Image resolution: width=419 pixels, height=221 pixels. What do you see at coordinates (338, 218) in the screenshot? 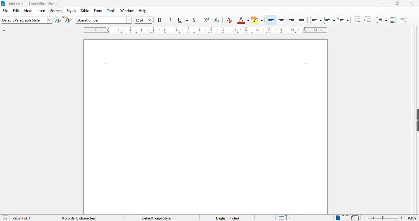
I see `single-page view` at bounding box center [338, 218].